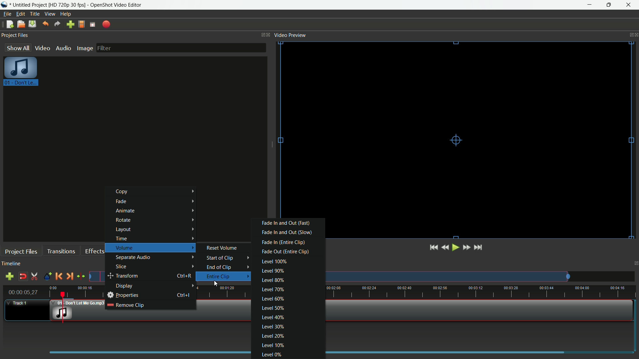  What do you see at coordinates (479, 247) in the screenshot?
I see `jump to end` at bounding box center [479, 247].